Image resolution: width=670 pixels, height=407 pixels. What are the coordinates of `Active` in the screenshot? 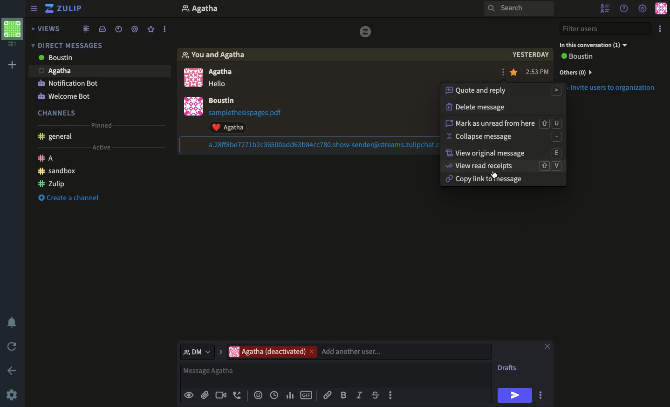 It's located at (100, 148).